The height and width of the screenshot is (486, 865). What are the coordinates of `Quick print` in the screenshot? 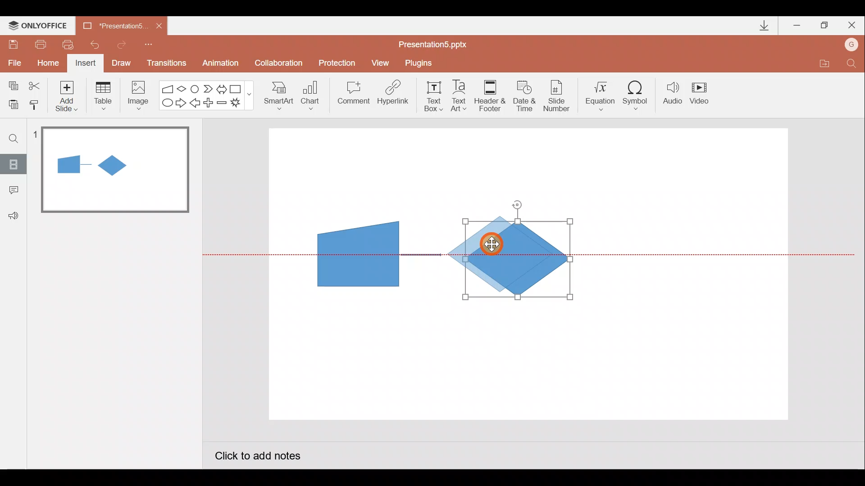 It's located at (71, 42).